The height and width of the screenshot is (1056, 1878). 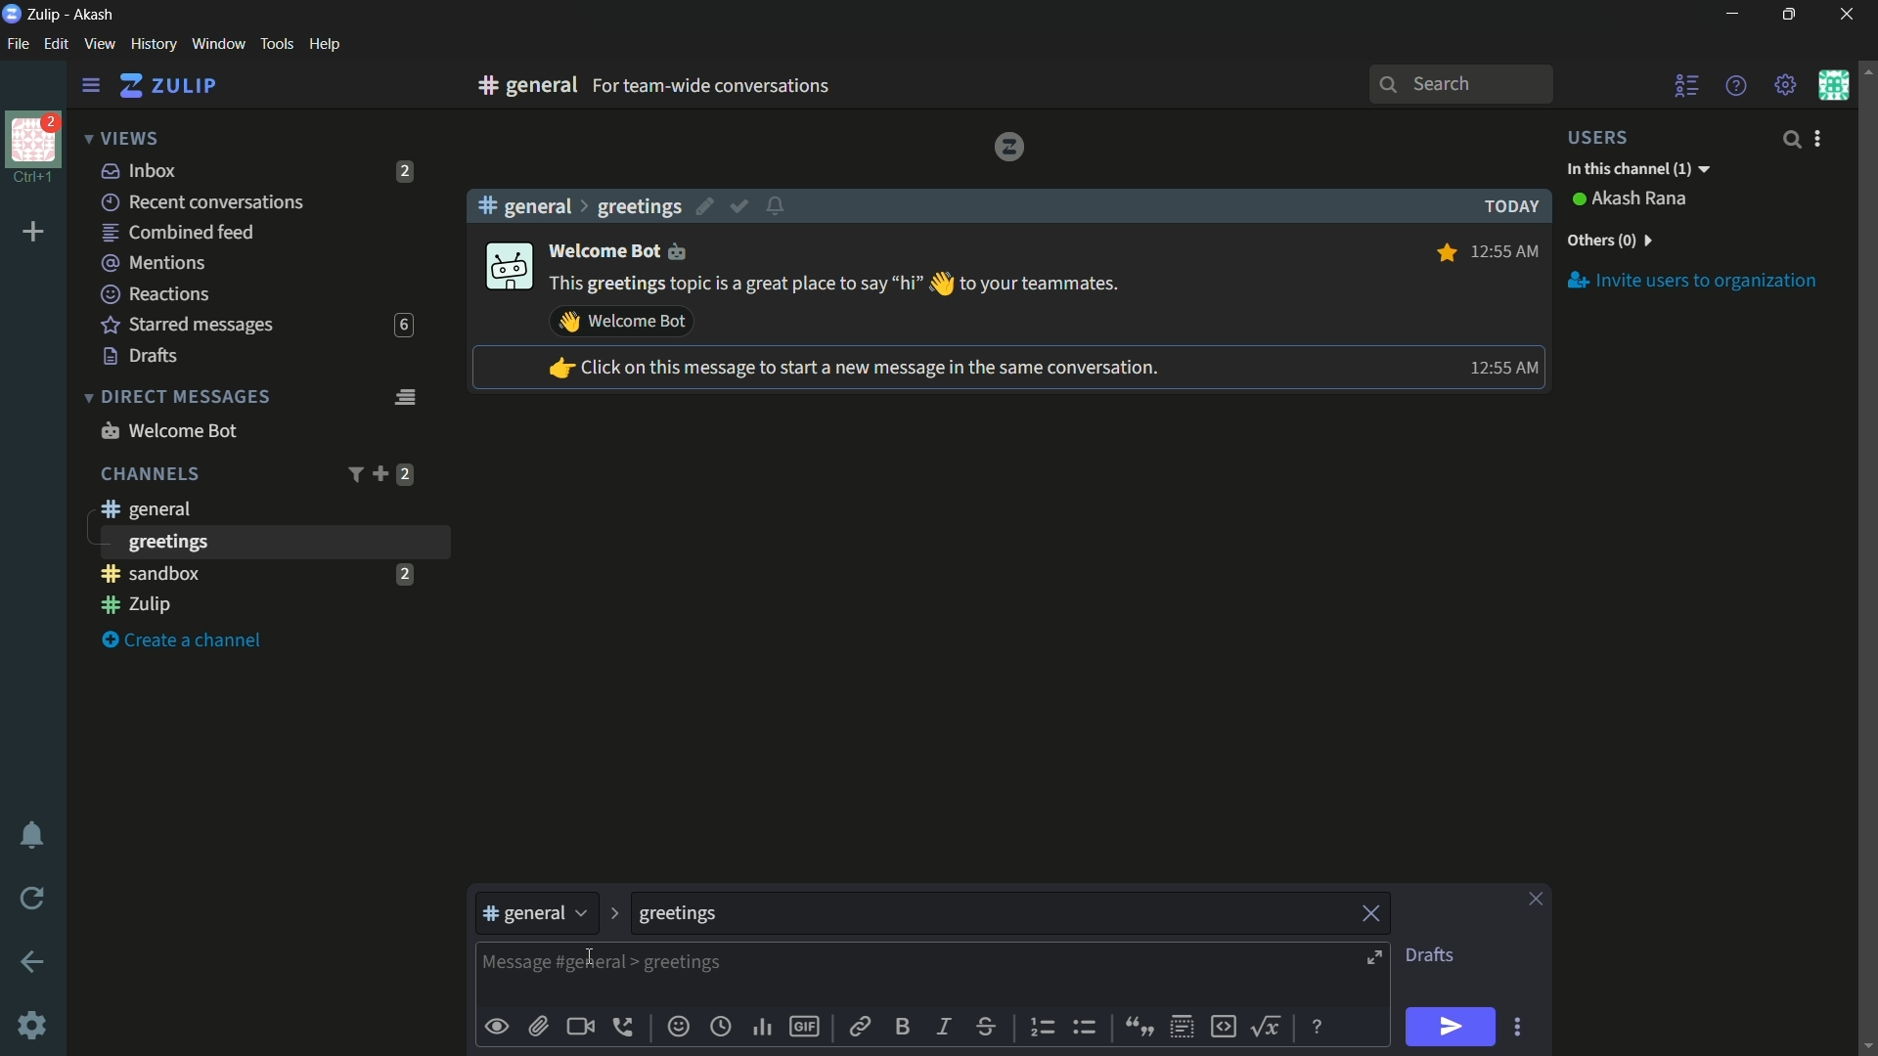 What do you see at coordinates (1734, 85) in the screenshot?
I see `help menu` at bounding box center [1734, 85].